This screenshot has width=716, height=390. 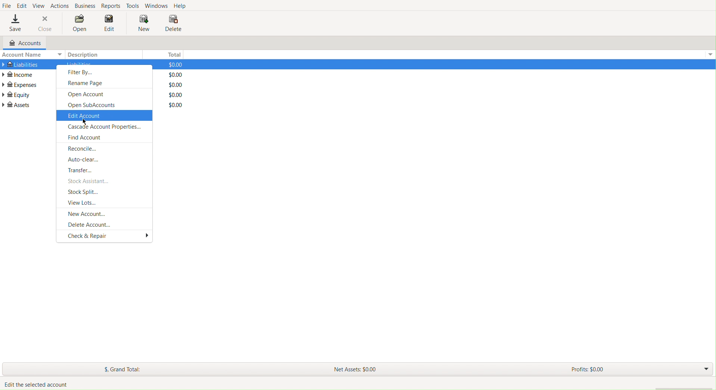 I want to click on Accounts, so click(x=22, y=43).